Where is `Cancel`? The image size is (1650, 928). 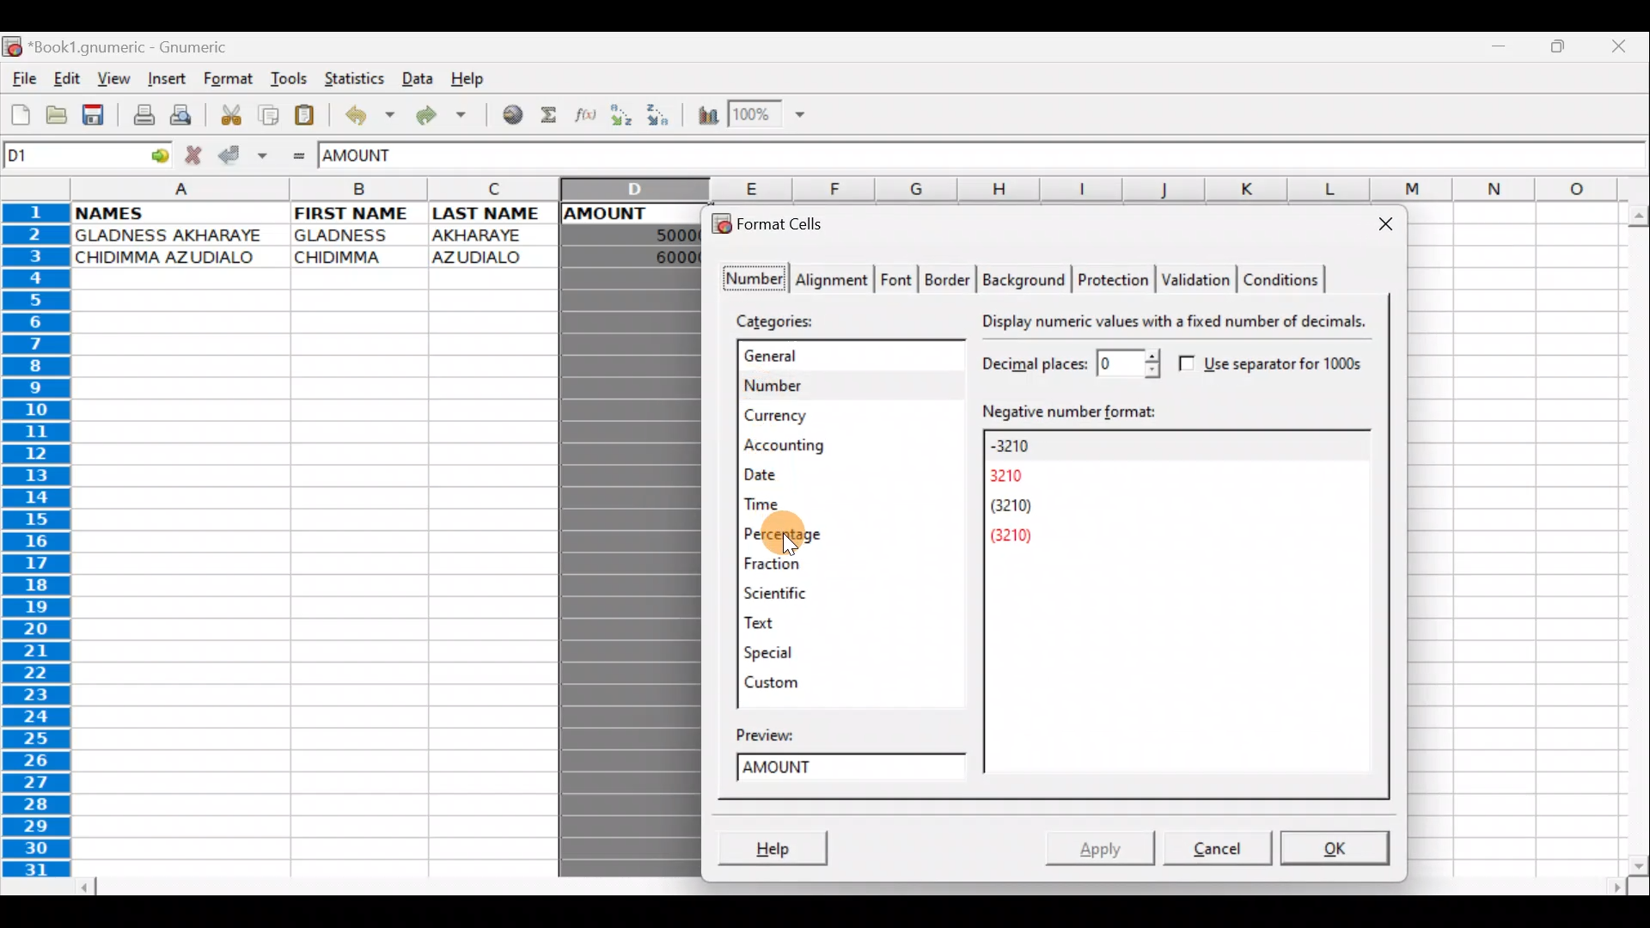
Cancel is located at coordinates (1210, 852).